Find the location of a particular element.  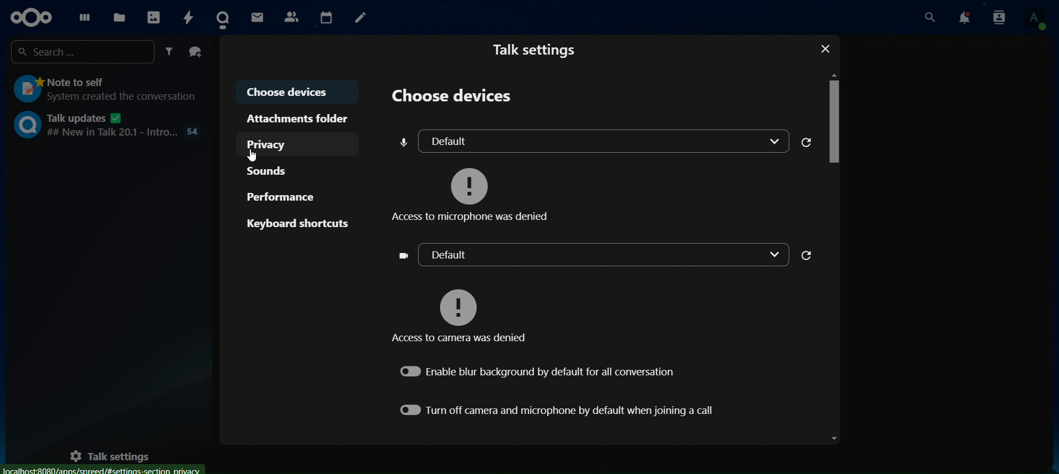

talk settings is located at coordinates (538, 50).